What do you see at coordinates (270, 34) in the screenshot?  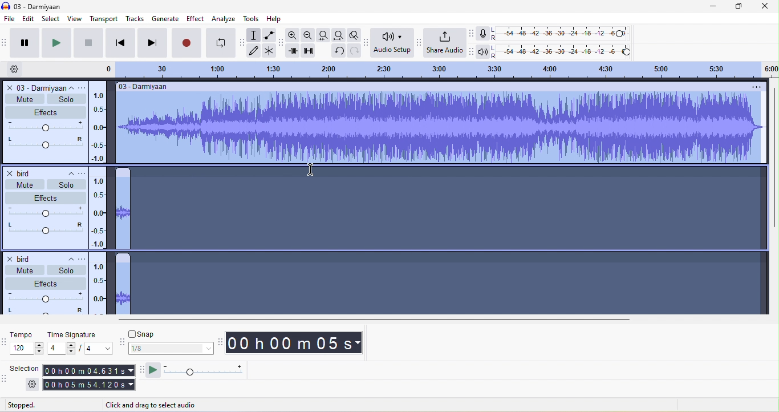 I see `envelope tool` at bounding box center [270, 34].